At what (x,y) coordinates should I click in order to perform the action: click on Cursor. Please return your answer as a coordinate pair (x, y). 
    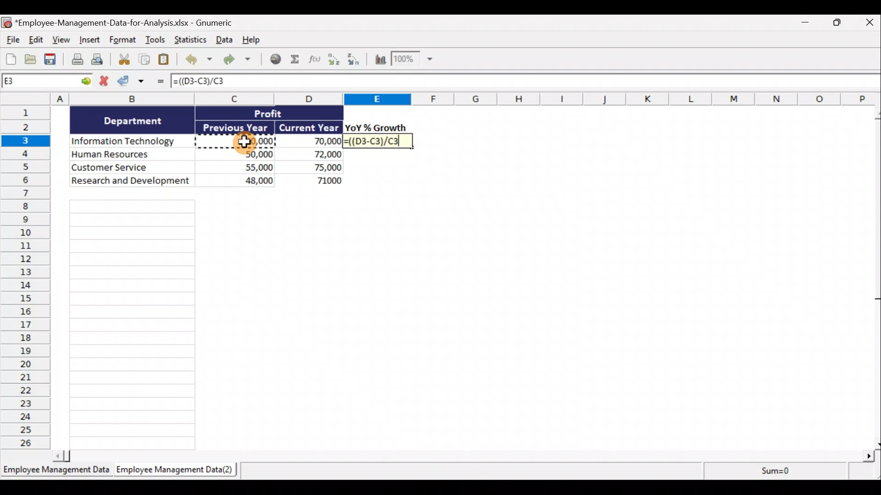
    Looking at the image, I should click on (246, 143).